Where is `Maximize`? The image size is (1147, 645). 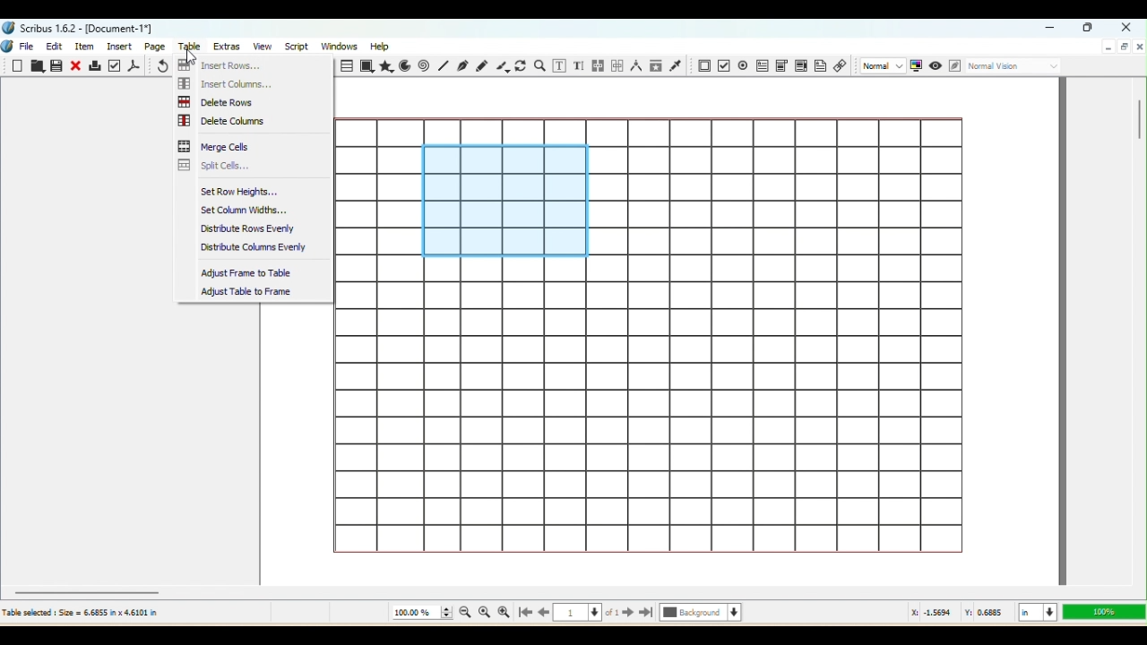 Maximize is located at coordinates (1124, 47).